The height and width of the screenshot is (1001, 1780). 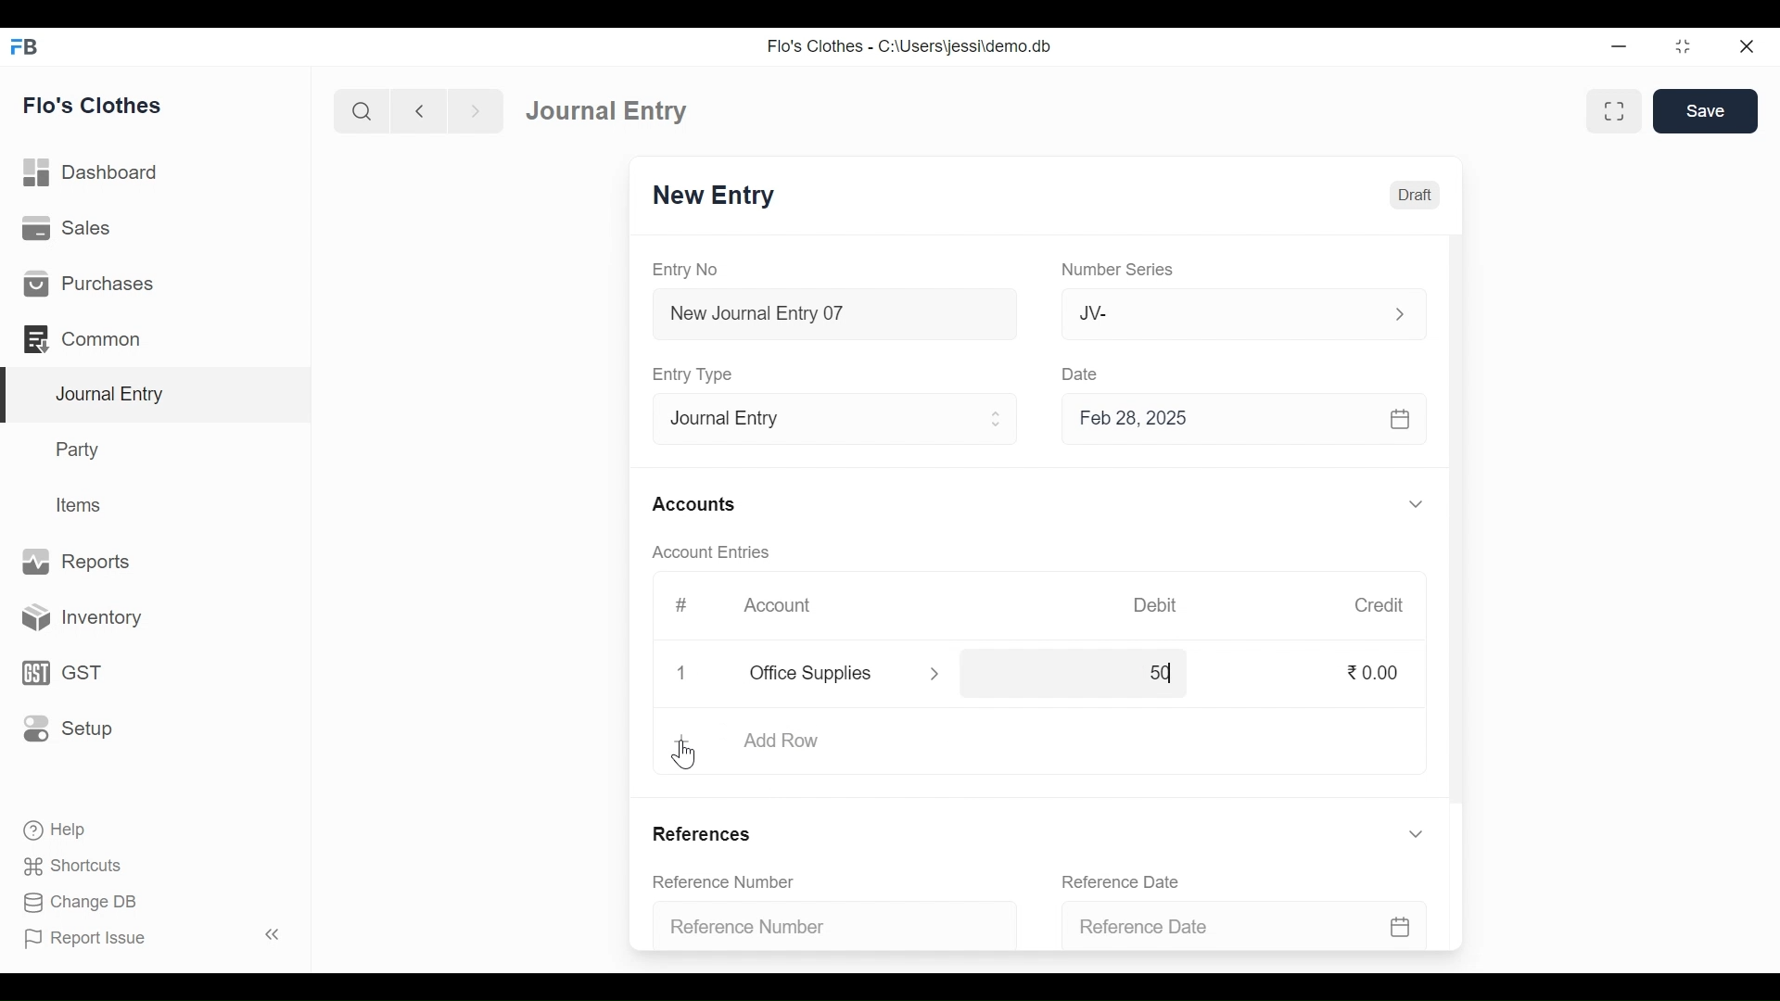 What do you see at coordinates (83, 863) in the screenshot?
I see `Shortcuts` at bounding box center [83, 863].